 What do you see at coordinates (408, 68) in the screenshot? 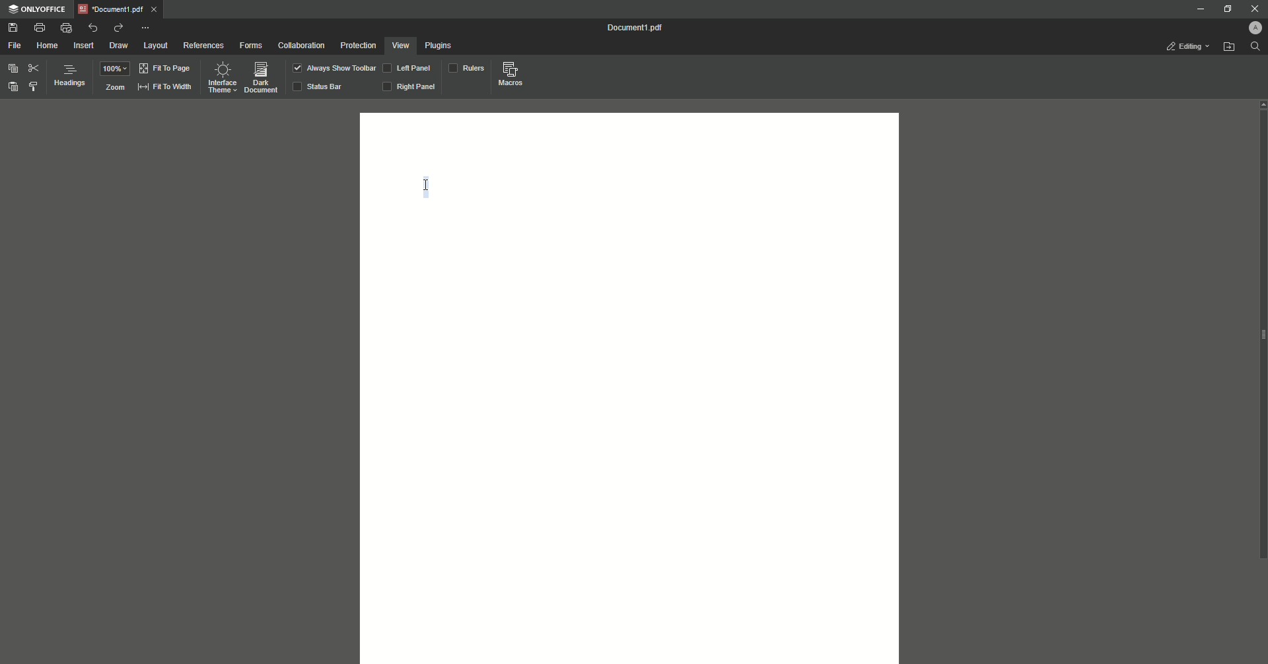
I see `Left Panel` at bounding box center [408, 68].